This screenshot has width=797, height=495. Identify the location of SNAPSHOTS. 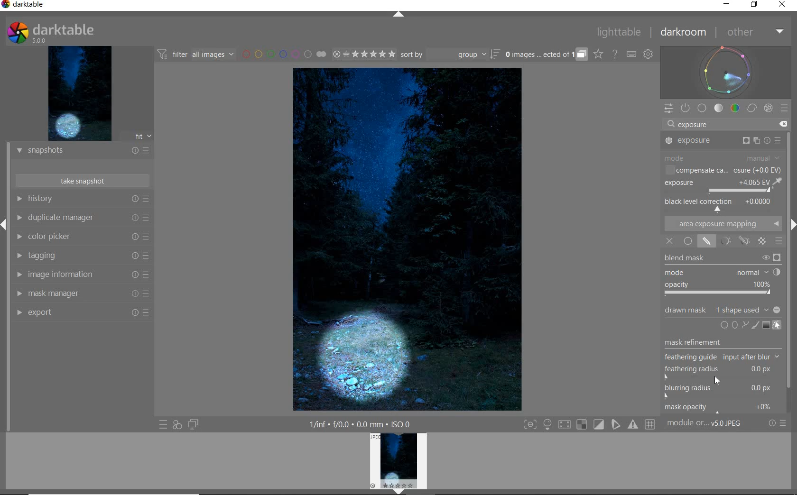
(82, 152).